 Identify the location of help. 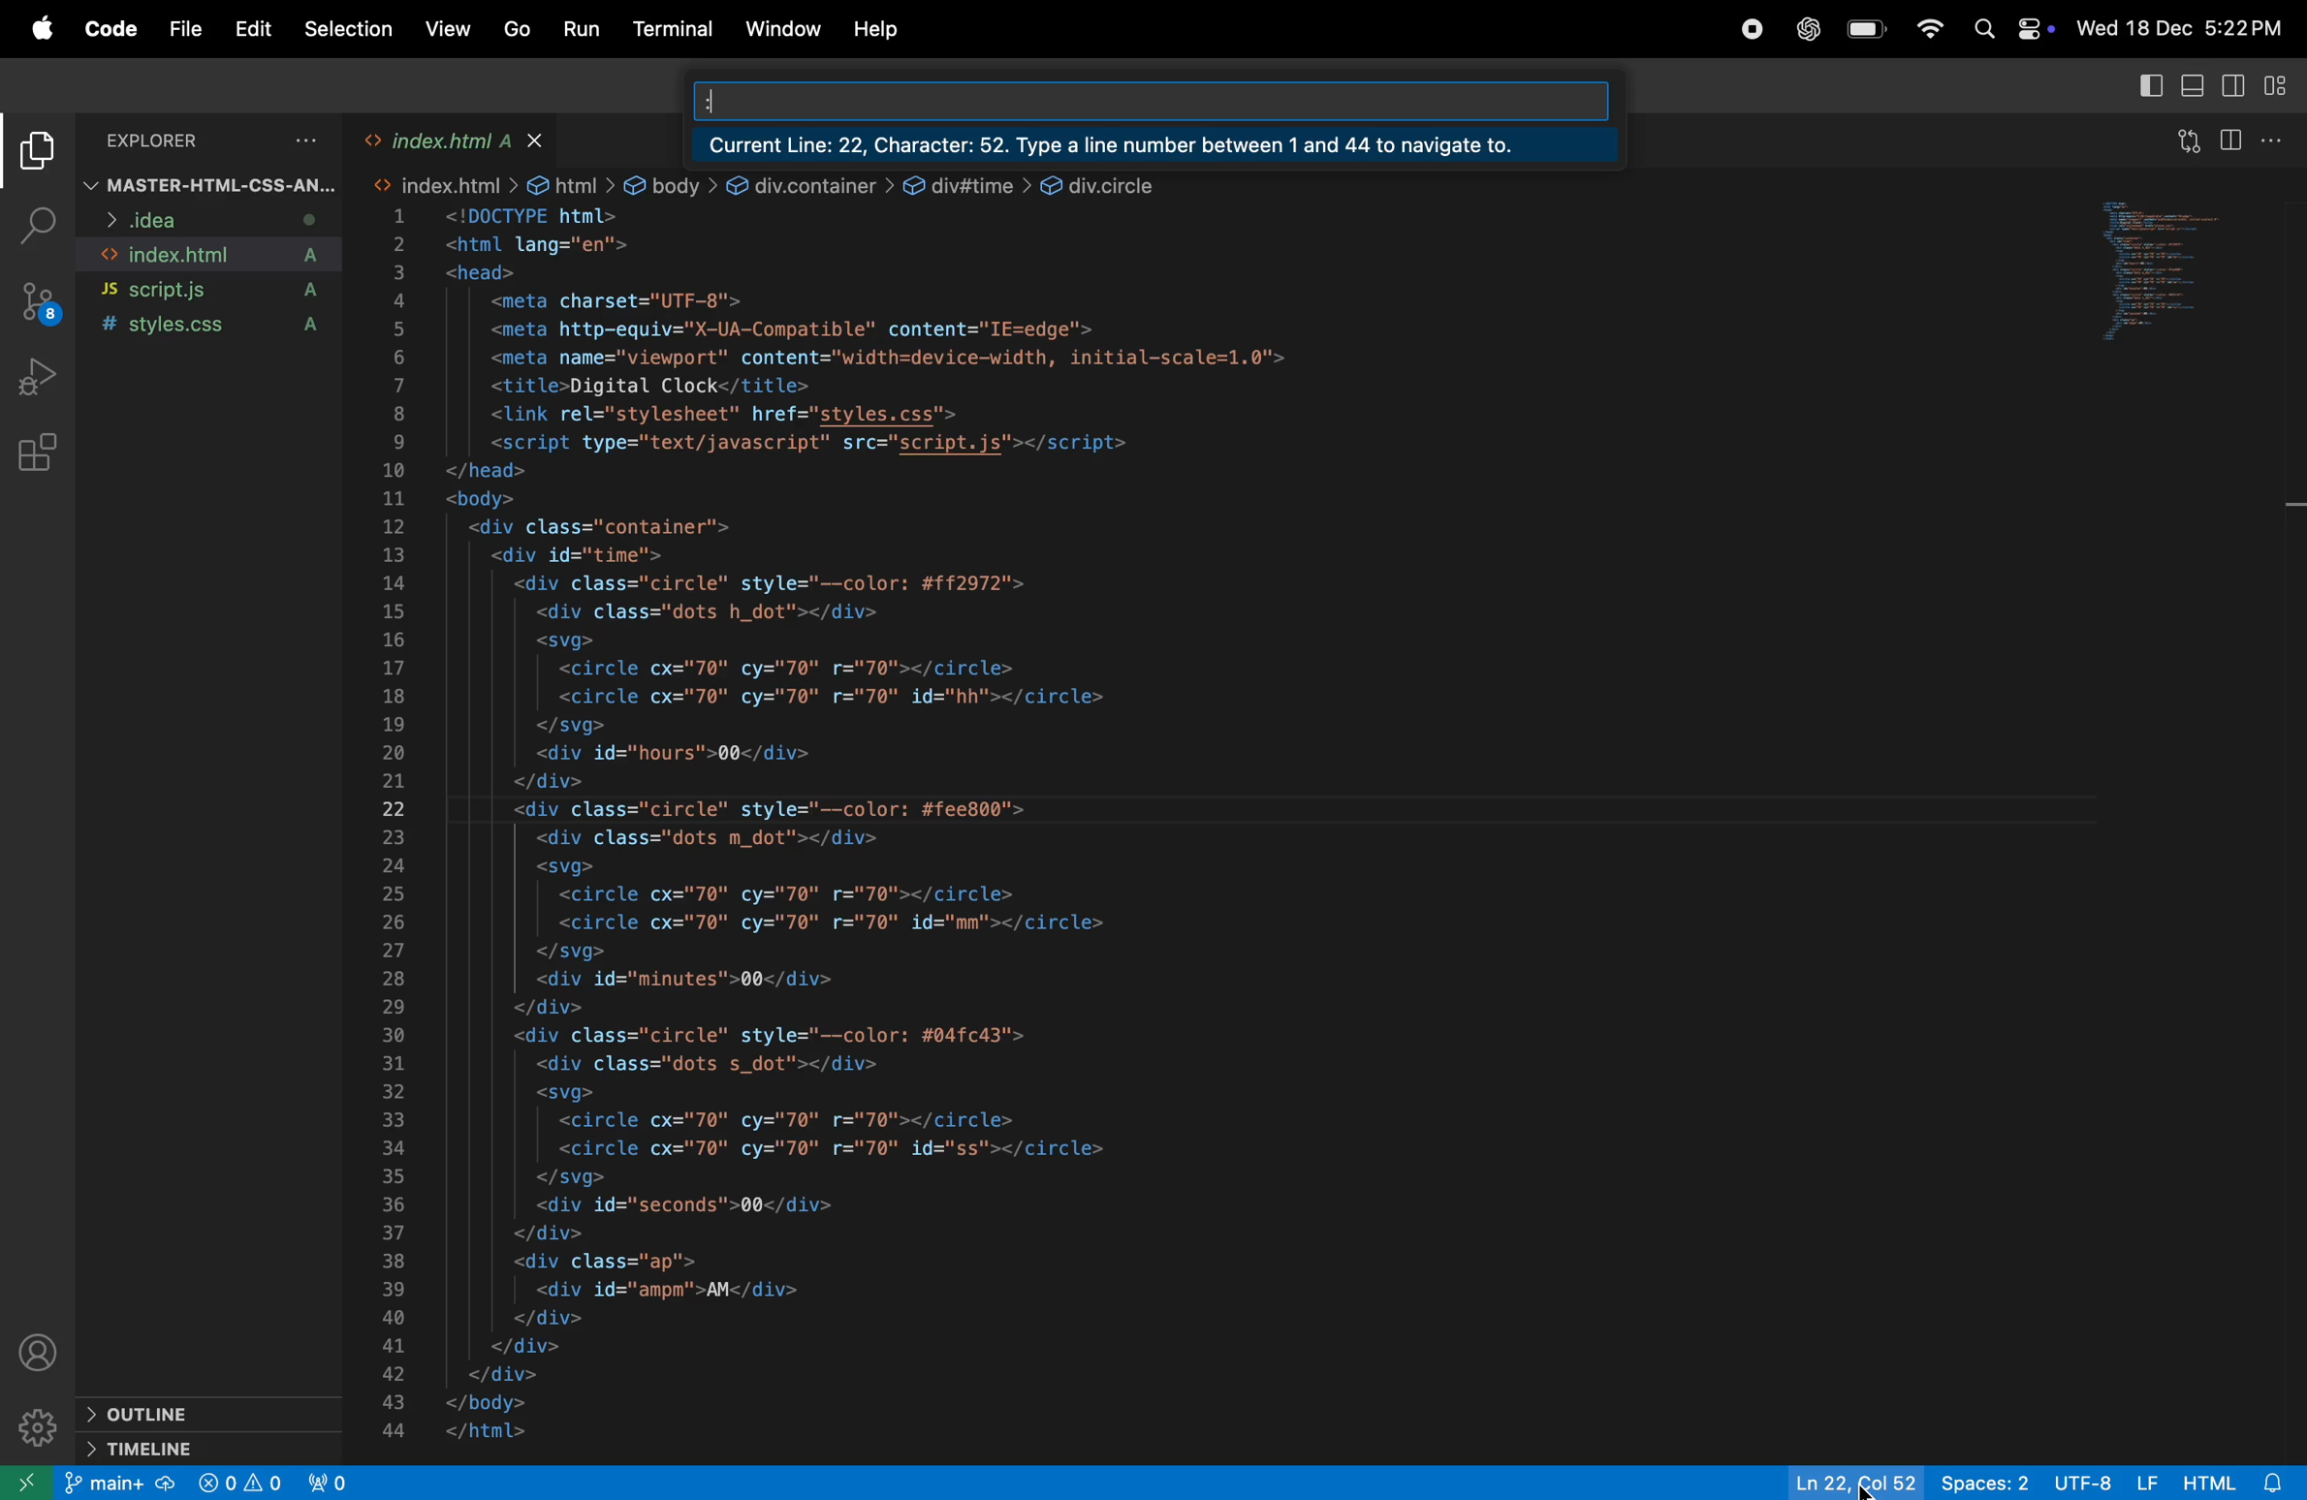
(878, 28).